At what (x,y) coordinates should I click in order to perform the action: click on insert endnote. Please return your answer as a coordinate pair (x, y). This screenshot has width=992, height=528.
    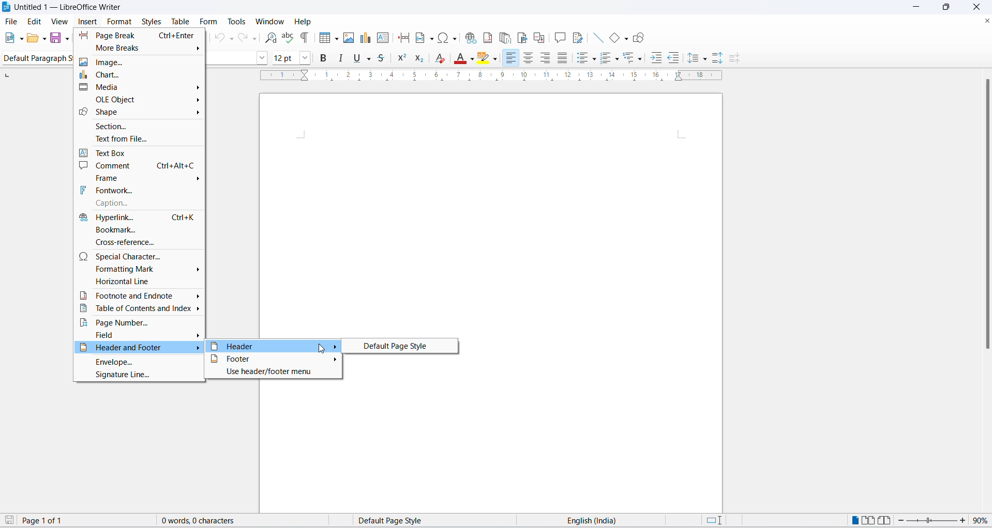
    Looking at the image, I should click on (504, 36).